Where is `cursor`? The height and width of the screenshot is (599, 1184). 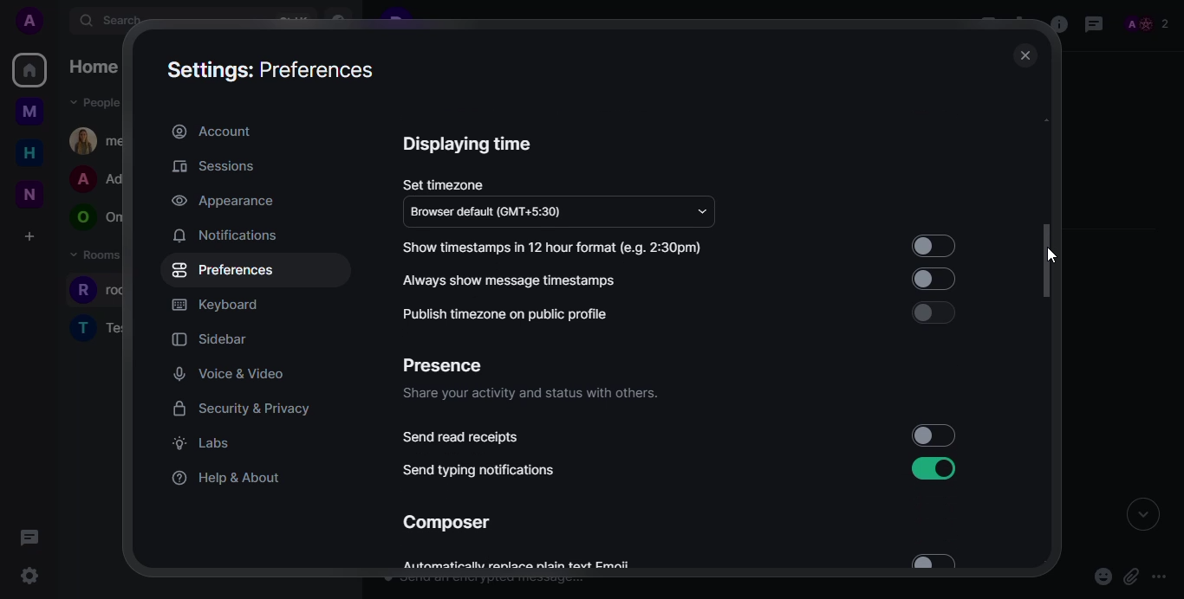
cursor is located at coordinates (1048, 253).